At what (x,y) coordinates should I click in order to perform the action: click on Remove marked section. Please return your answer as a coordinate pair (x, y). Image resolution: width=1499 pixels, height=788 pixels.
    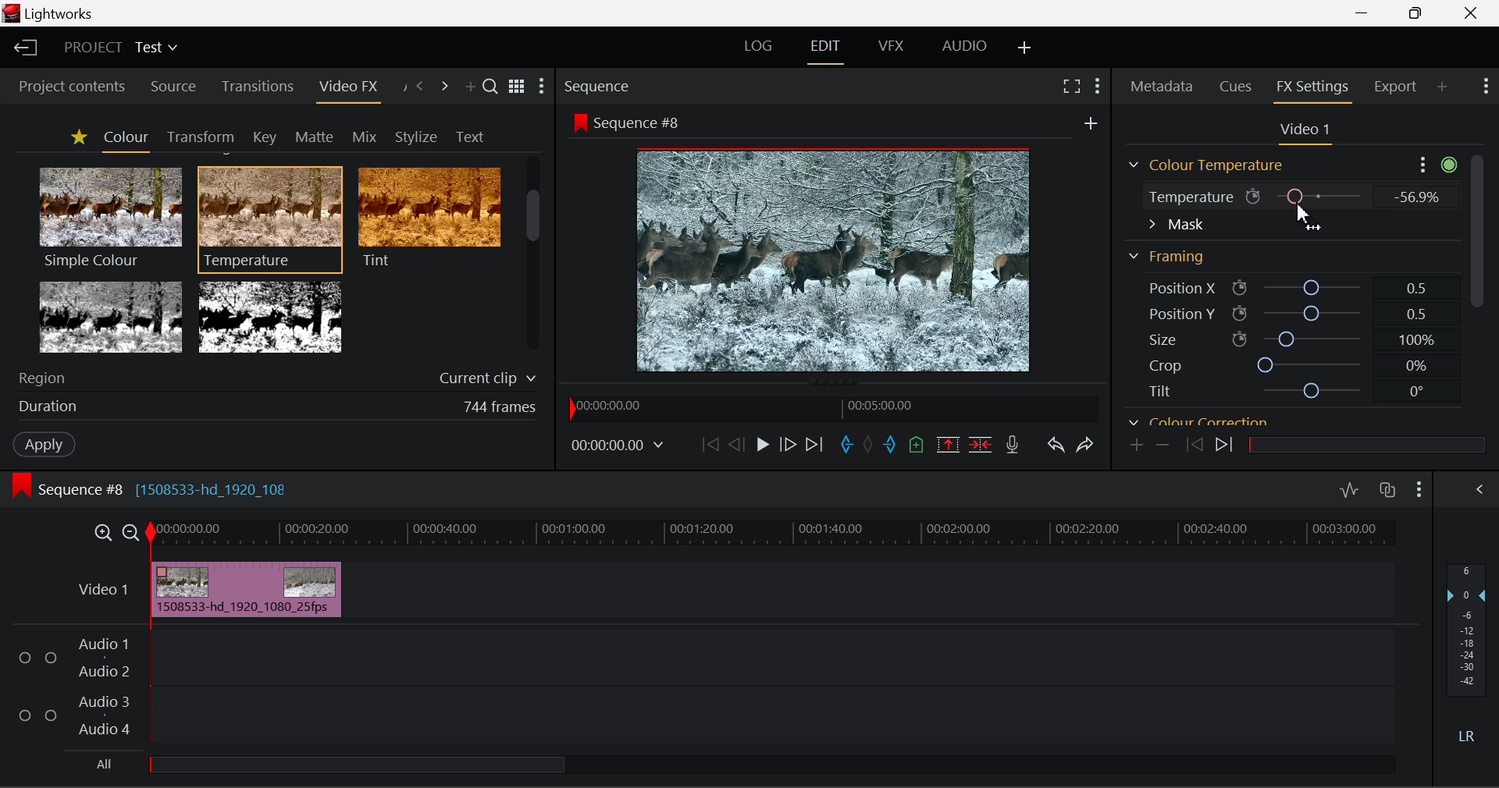
    Looking at the image, I should click on (946, 445).